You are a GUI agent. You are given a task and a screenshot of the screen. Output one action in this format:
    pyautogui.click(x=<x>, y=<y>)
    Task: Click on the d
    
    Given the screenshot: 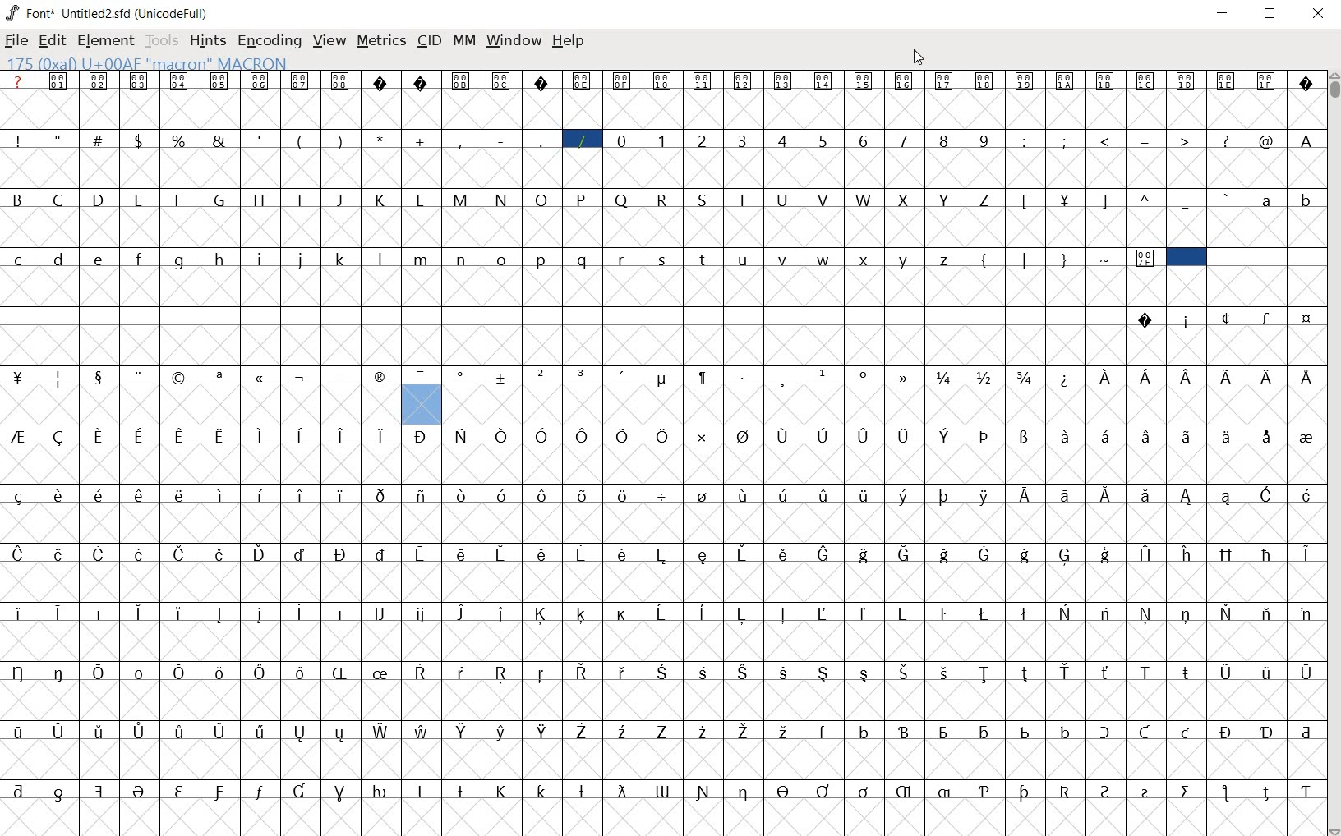 What is the action you would take?
    pyautogui.click(x=59, y=258)
    